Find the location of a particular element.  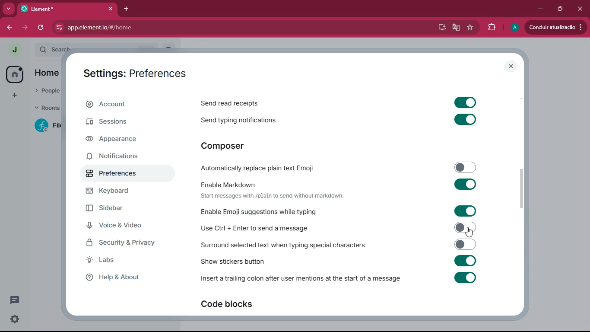

scroll bar is located at coordinates (523, 190).